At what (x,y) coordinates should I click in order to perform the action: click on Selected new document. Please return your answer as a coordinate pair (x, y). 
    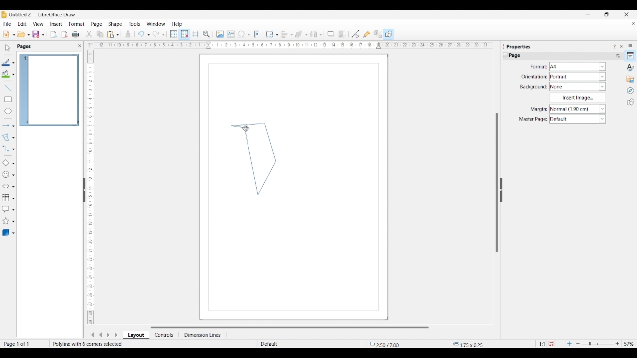
    Looking at the image, I should click on (6, 34).